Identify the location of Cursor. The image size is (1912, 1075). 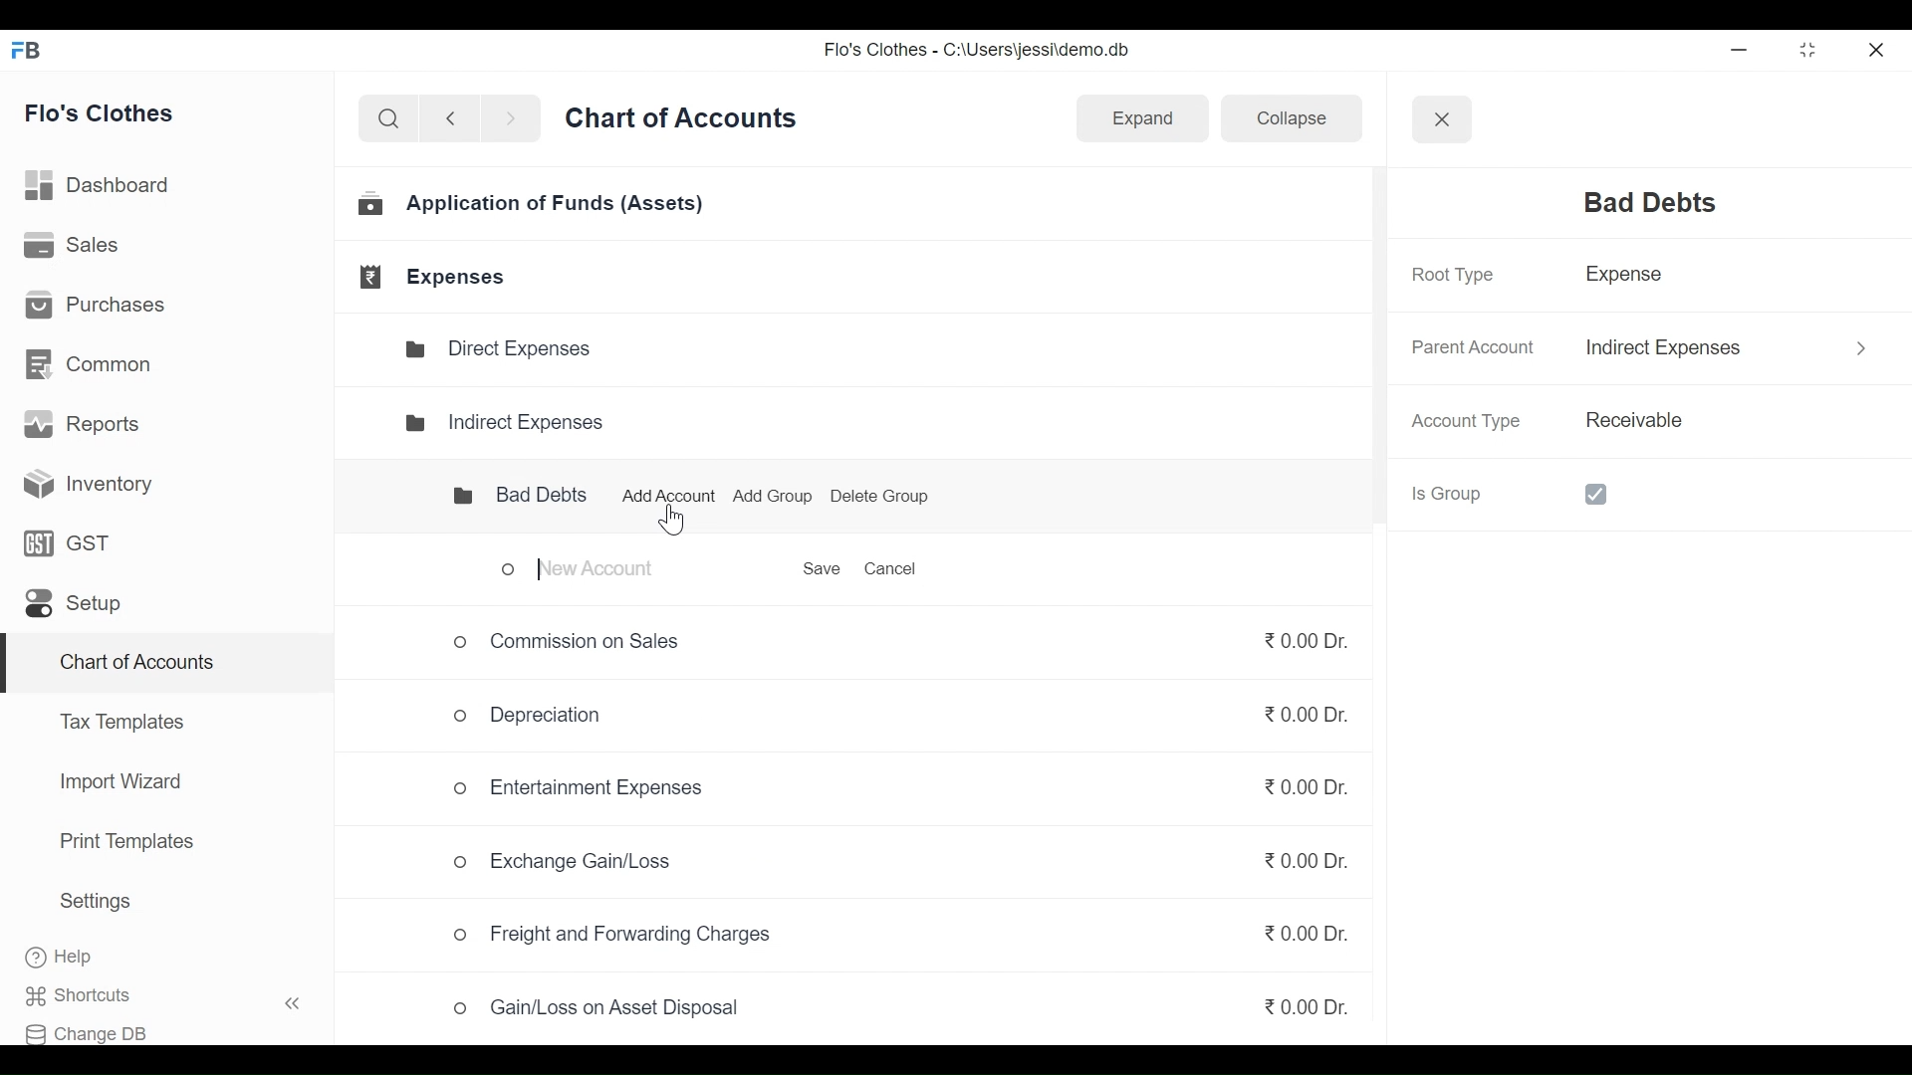
(670, 518).